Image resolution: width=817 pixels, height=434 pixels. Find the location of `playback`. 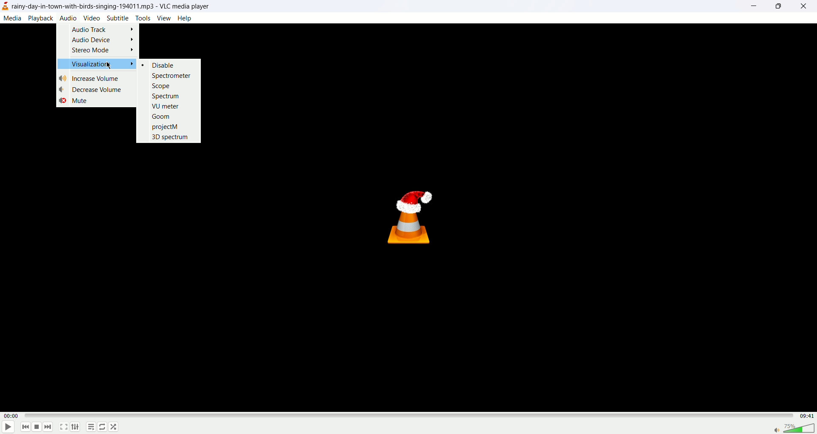

playback is located at coordinates (42, 18).